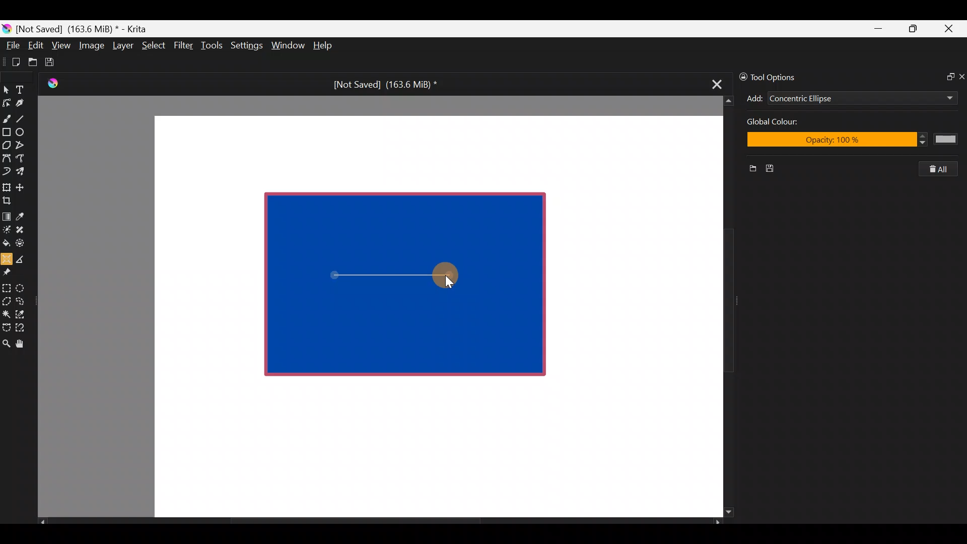 Image resolution: width=967 pixels, height=544 pixels. Describe the element at coordinates (721, 307) in the screenshot. I see `Scroll bar` at that location.